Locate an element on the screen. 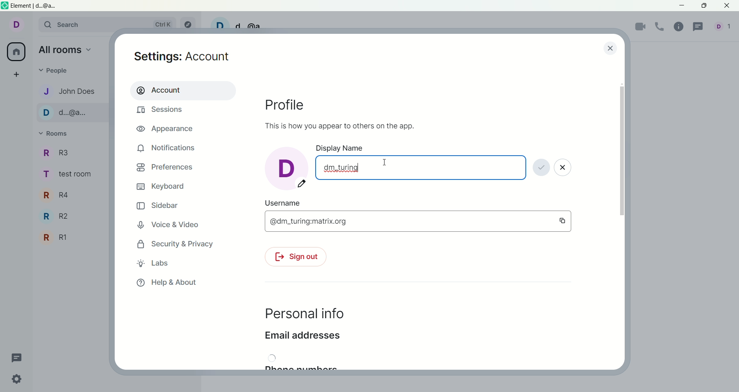 This screenshot has width=739, height=392. logo is located at coordinates (5, 7).